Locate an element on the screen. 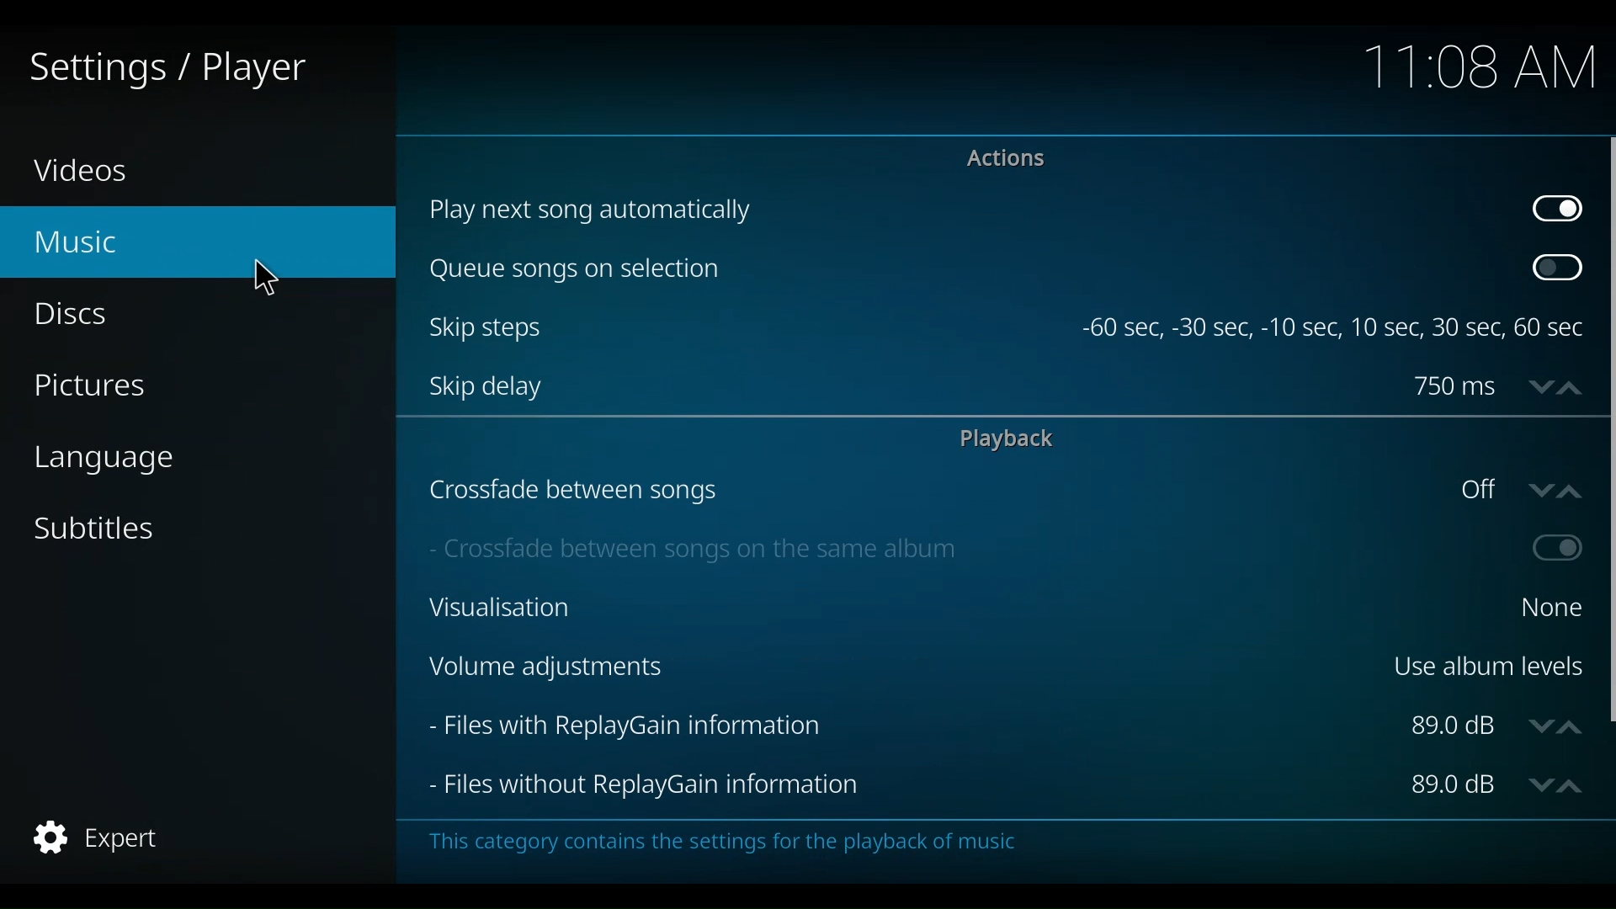 The width and height of the screenshot is (1616, 909). Crossfade between songs on/off is located at coordinates (1474, 489).